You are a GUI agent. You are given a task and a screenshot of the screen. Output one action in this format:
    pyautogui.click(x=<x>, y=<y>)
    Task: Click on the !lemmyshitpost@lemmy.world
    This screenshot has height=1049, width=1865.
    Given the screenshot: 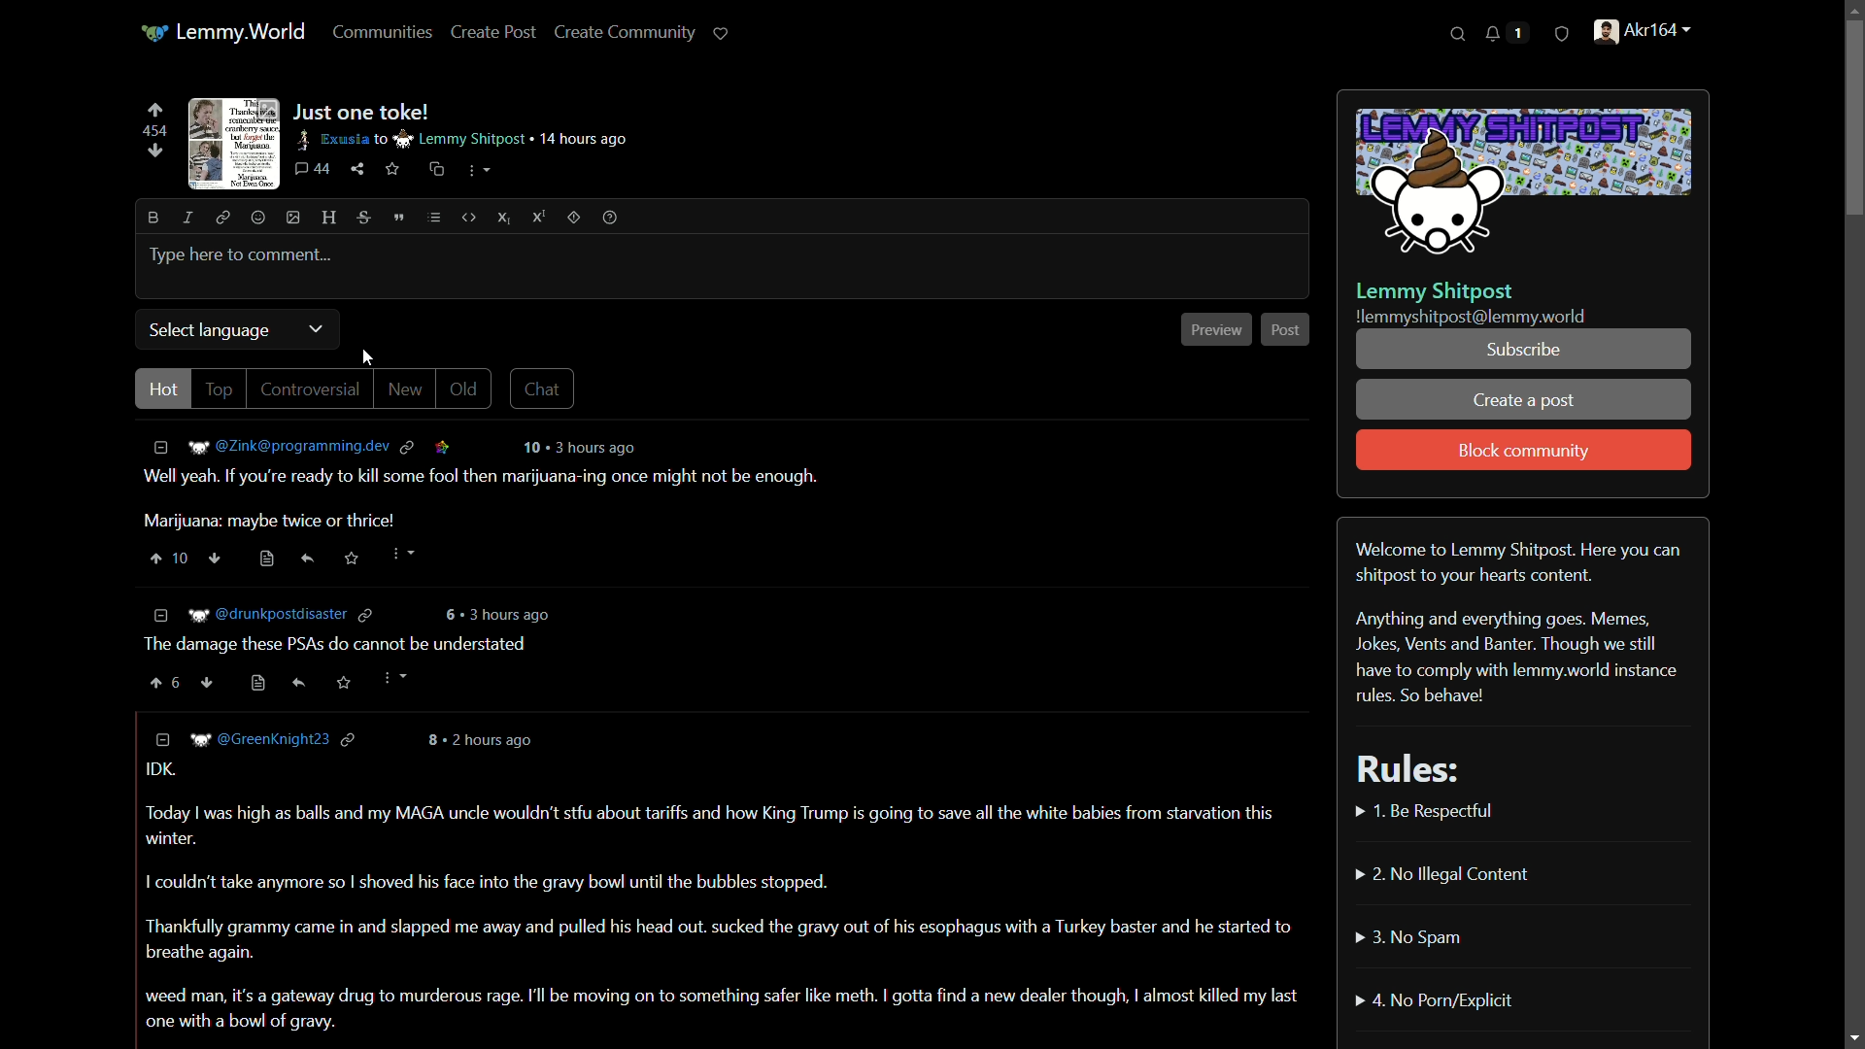 What is the action you would take?
    pyautogui.click(x=1476, y=318)
    